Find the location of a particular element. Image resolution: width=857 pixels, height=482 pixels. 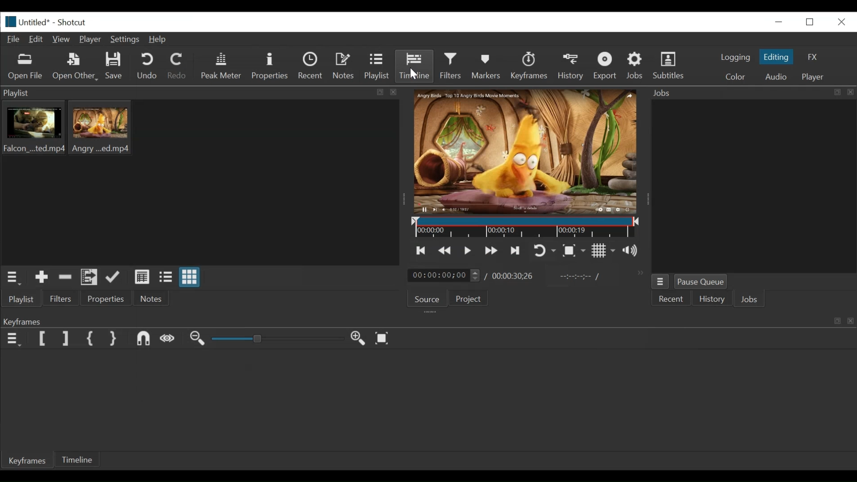

zoom keyframe to fit is located at coordinates (383, 339).